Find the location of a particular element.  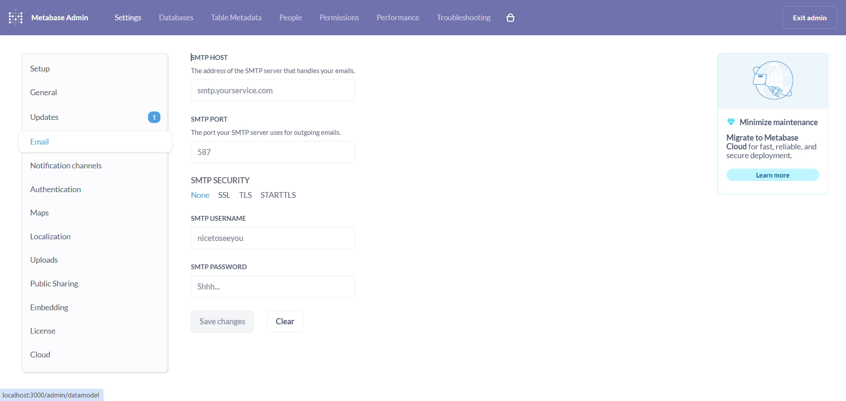

notification channel is located at coordinates (80, 167).